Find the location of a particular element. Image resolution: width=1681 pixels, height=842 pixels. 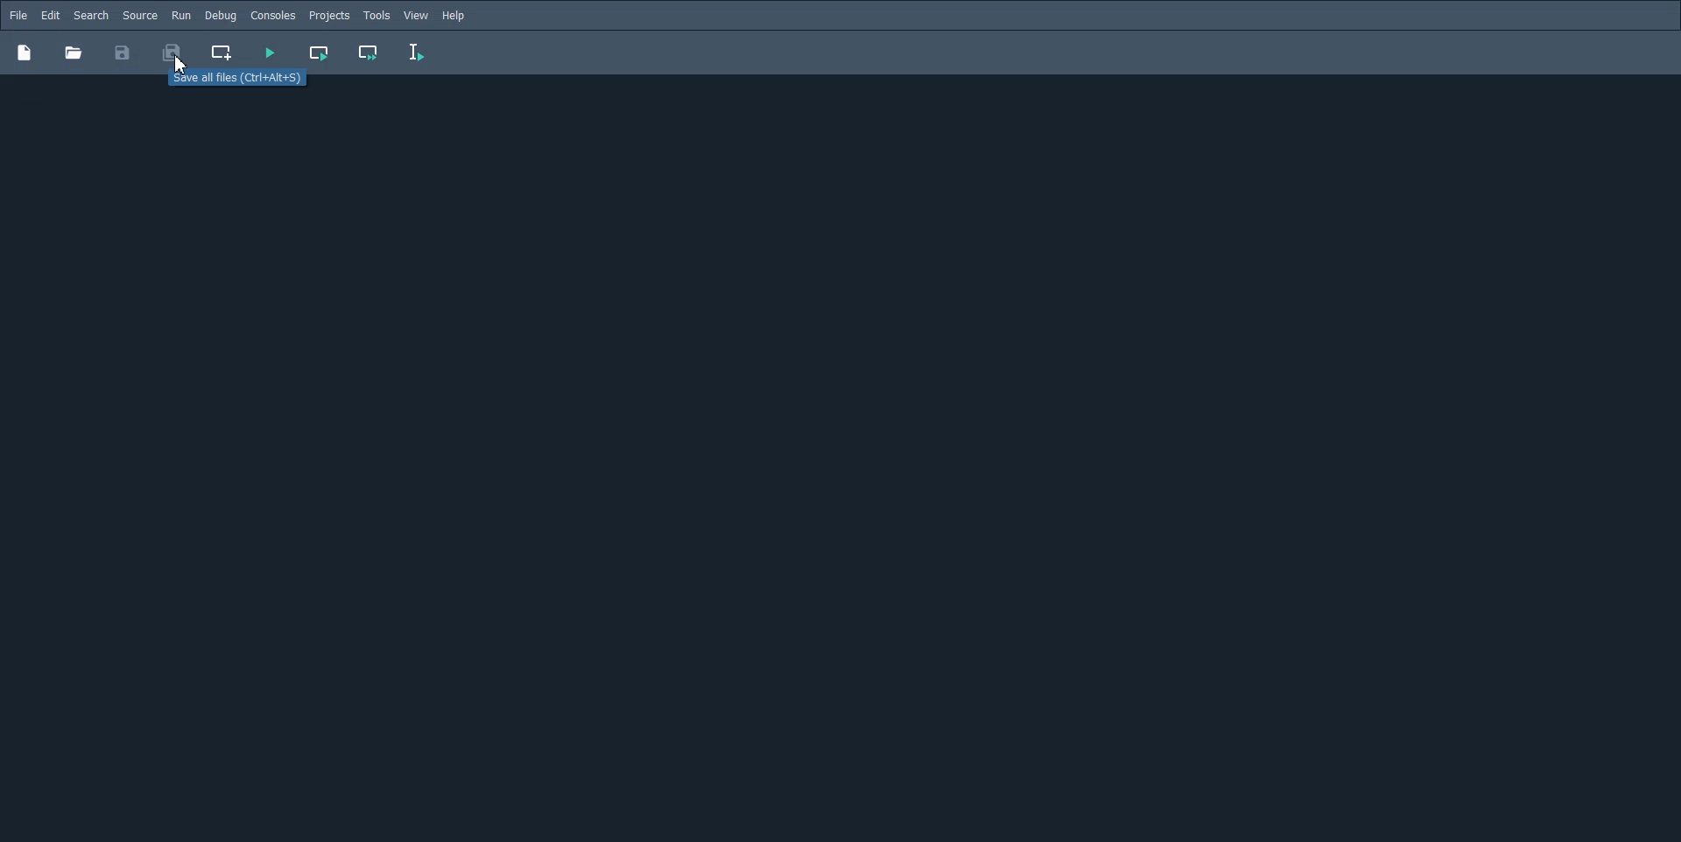

Create new cell is located at coordinates (222, 53).